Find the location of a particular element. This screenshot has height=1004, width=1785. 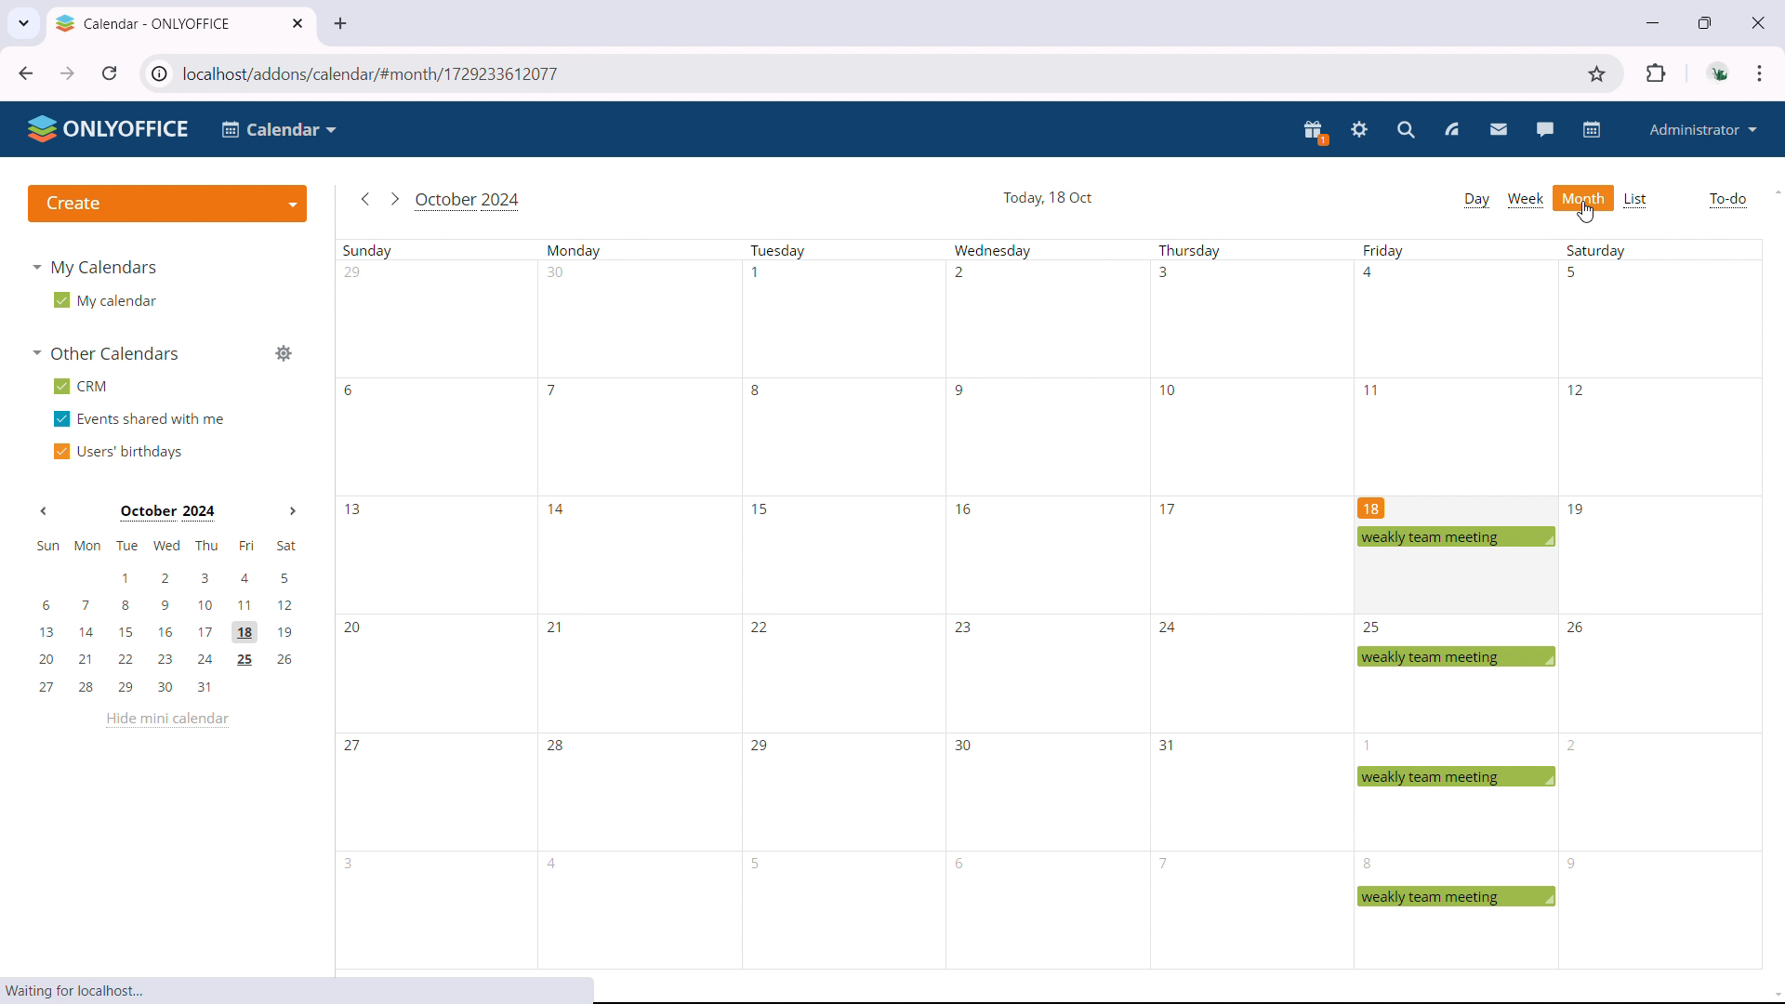

Previous month is located at coordinates (44, 514).